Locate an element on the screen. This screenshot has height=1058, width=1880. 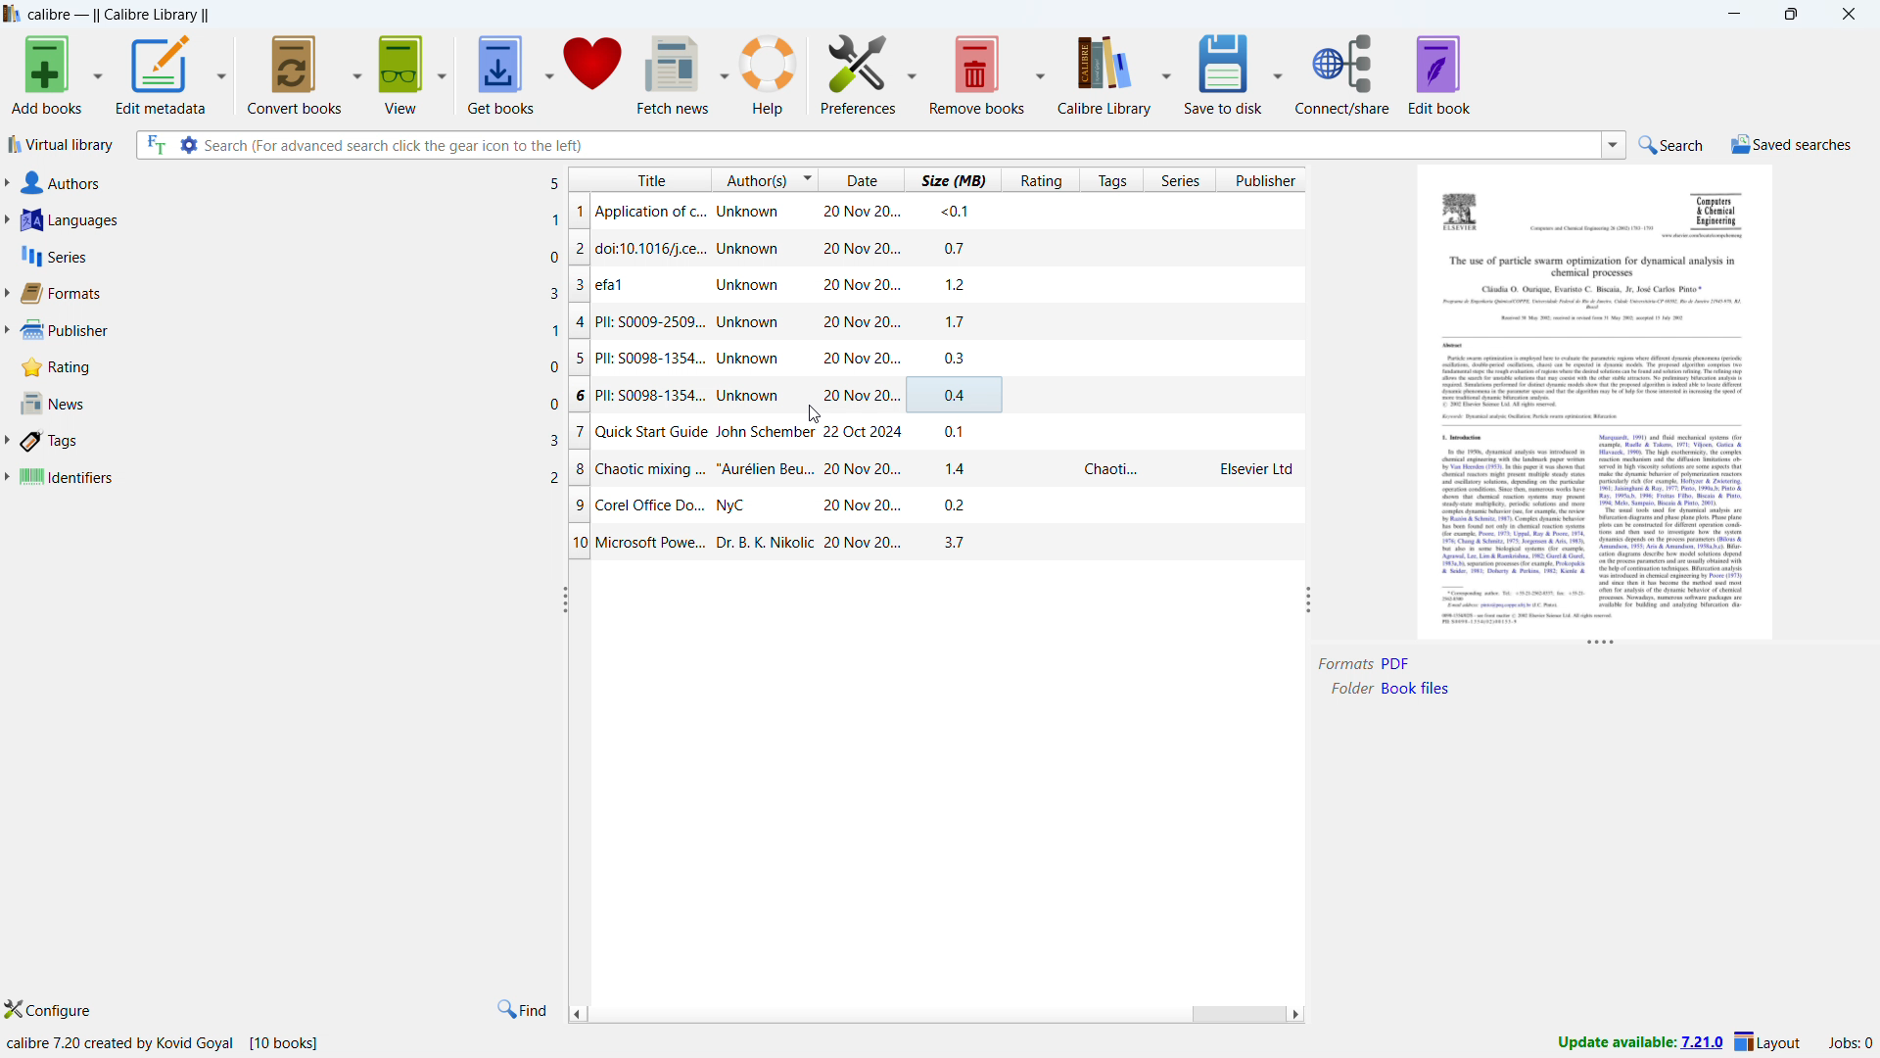
calibre library is located at coordinates (1105, 72).